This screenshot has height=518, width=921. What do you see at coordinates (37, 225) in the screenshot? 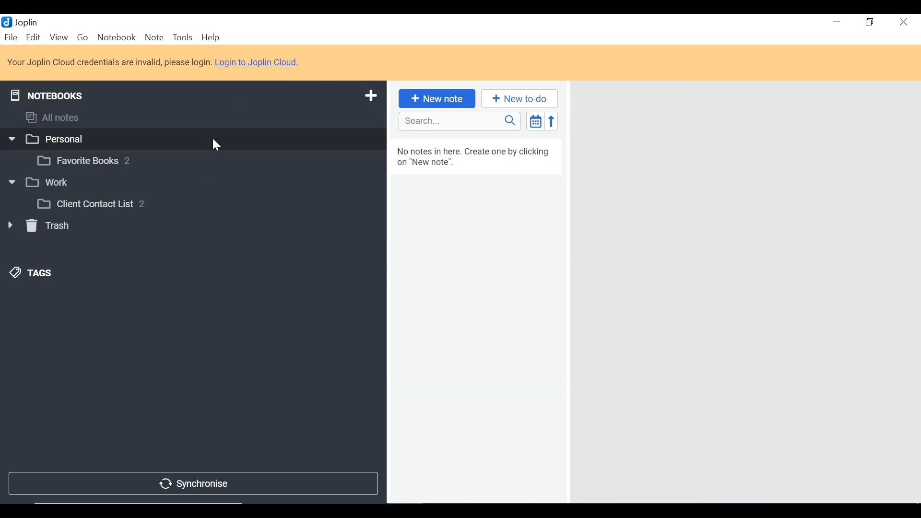
I see `Trash` at bounding box center [37, 225].